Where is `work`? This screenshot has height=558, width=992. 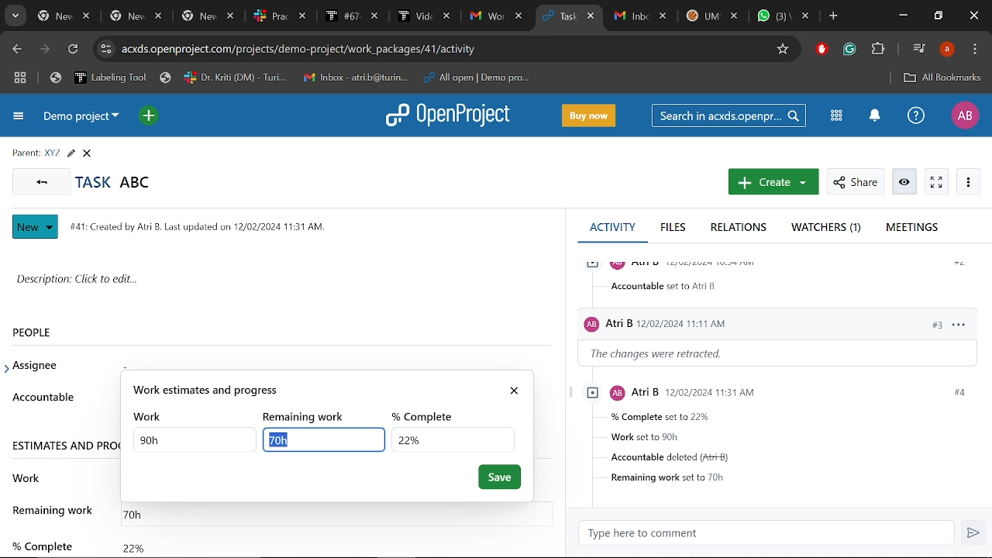 work is located at coordinates (27, 476).